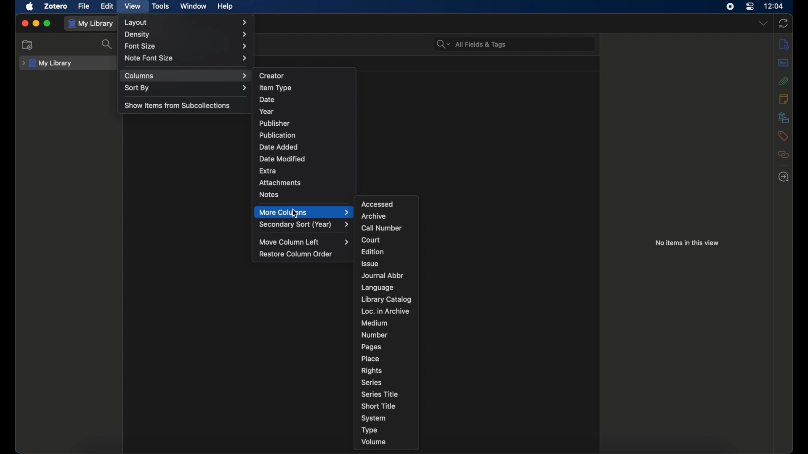 Image resolution: width=808 pixels, height=454 pixels. What do you see at coordinates (24, 23) in the screenshot?
I see `close` at bounding box center [24, 23].